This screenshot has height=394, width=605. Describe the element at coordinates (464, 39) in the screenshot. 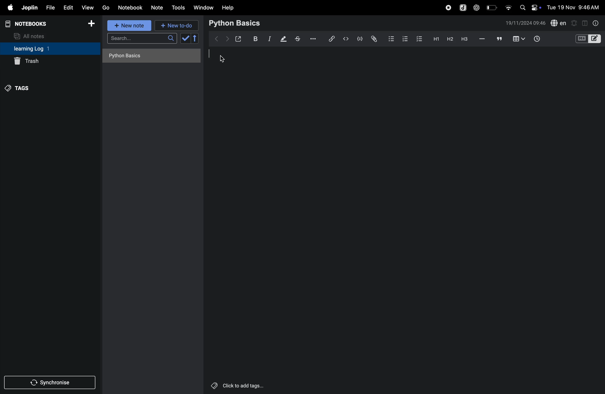

I see `heading 3` at that location.